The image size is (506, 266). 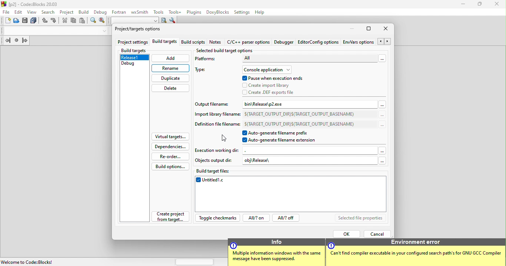 I want to click on Arrows, so click(x=385, y=42).